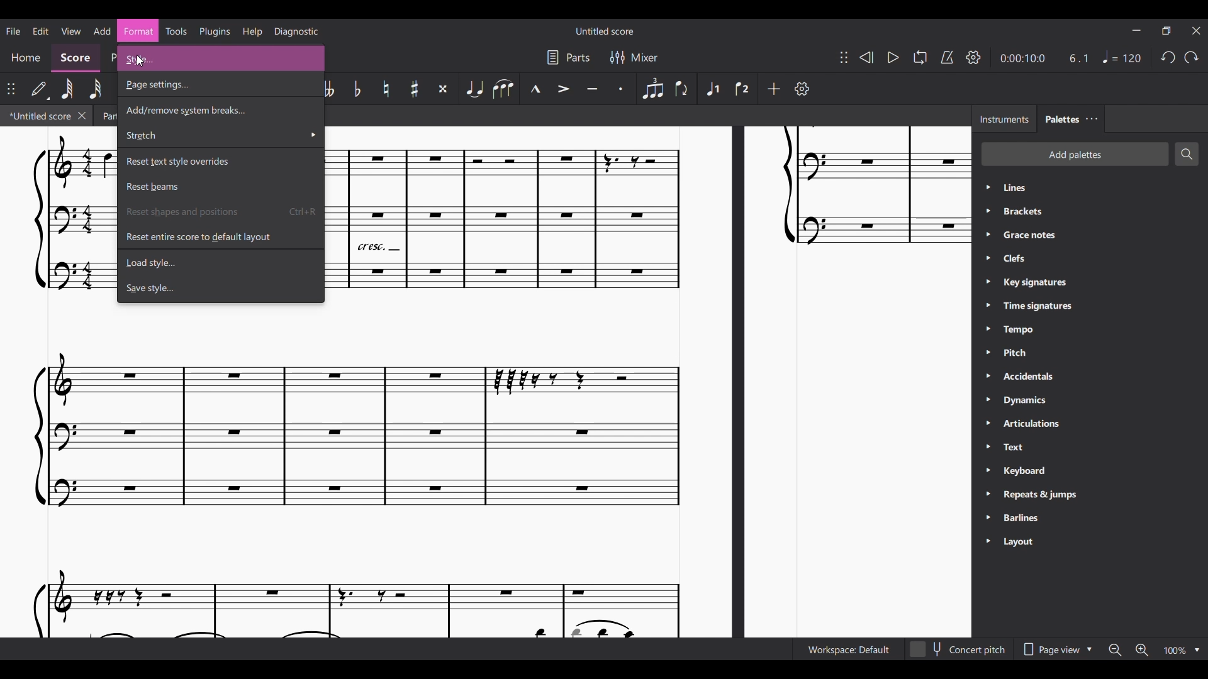 This screenshot has height=679, width=1208. What do you see at coordinates (1056, 649) in the screenshot?
I see `Page view options` at bounding box center [1056, 649].